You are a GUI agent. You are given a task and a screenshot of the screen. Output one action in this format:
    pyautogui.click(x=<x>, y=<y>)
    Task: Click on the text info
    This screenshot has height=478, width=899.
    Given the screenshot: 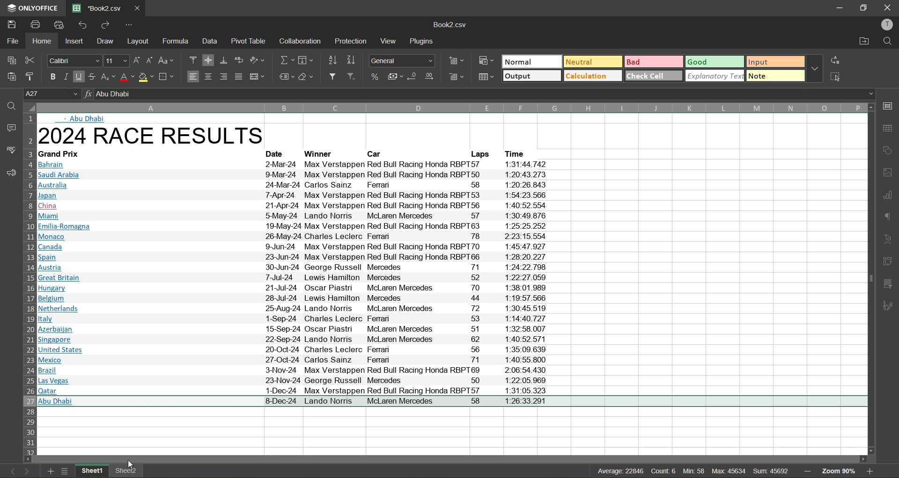 What is the action you would take?
    pyautogui.click(x=293, y=175)
    